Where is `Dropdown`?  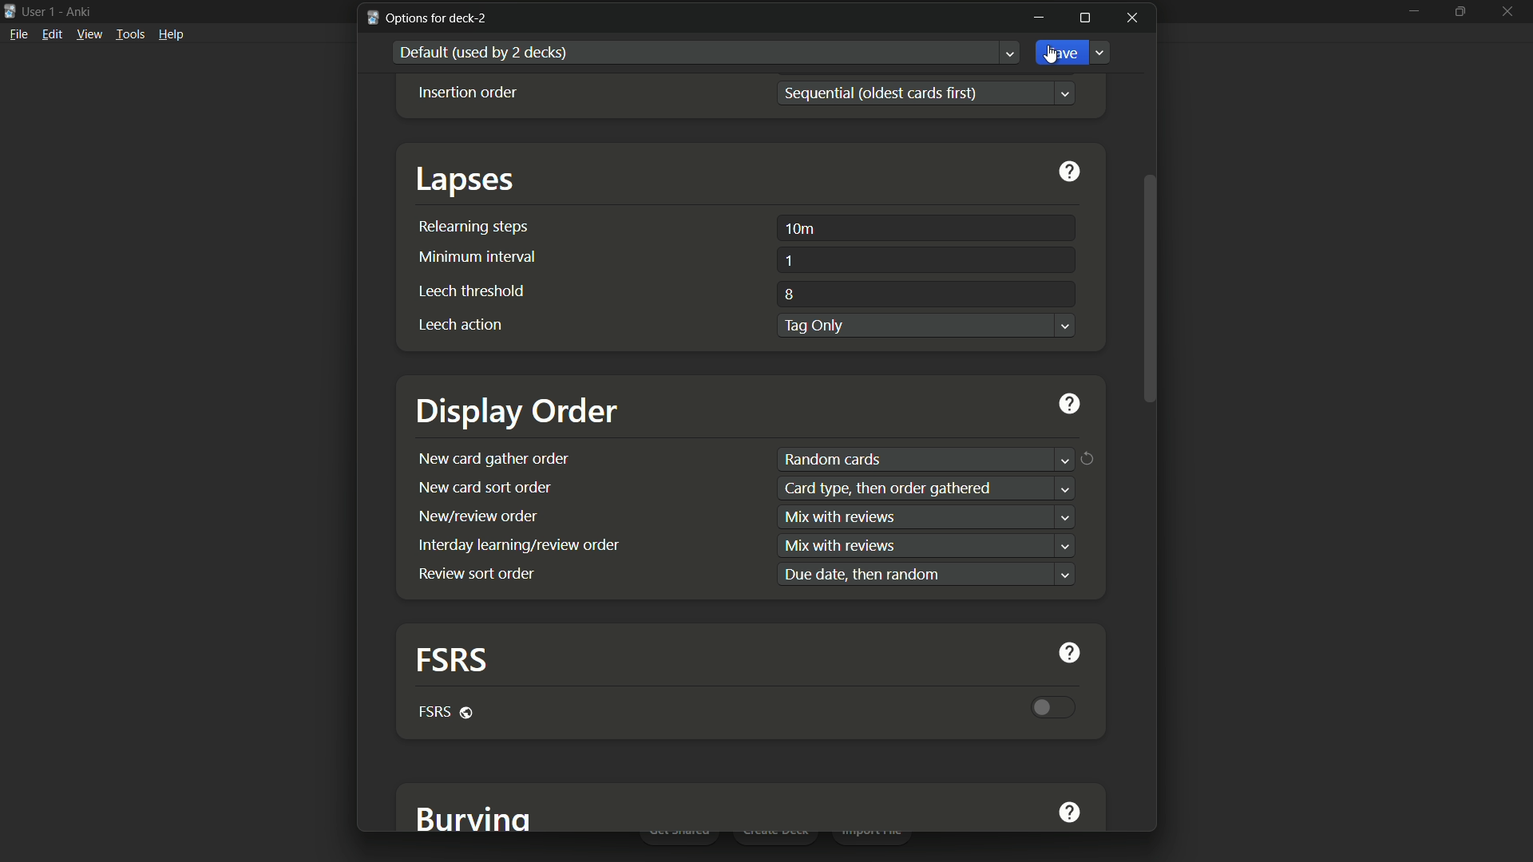 Dropdown is located at coordinates (1101, 53).